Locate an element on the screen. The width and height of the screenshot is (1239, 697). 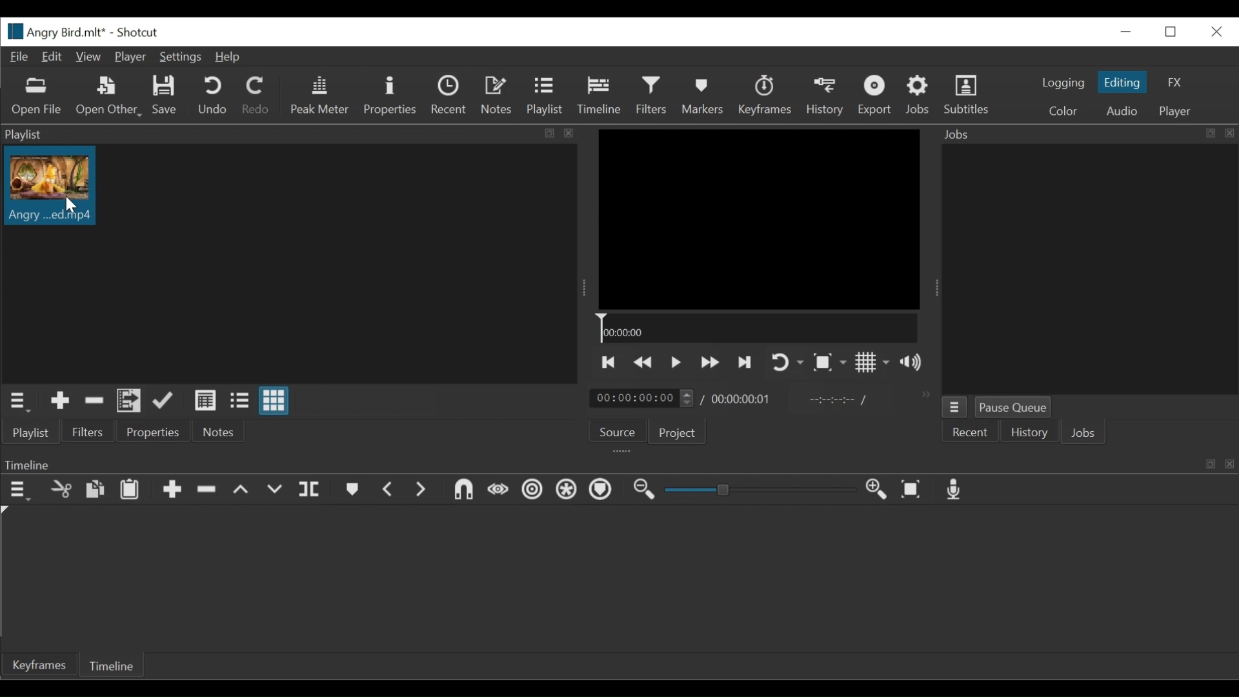
Undo is located at coordinates (212, 96).